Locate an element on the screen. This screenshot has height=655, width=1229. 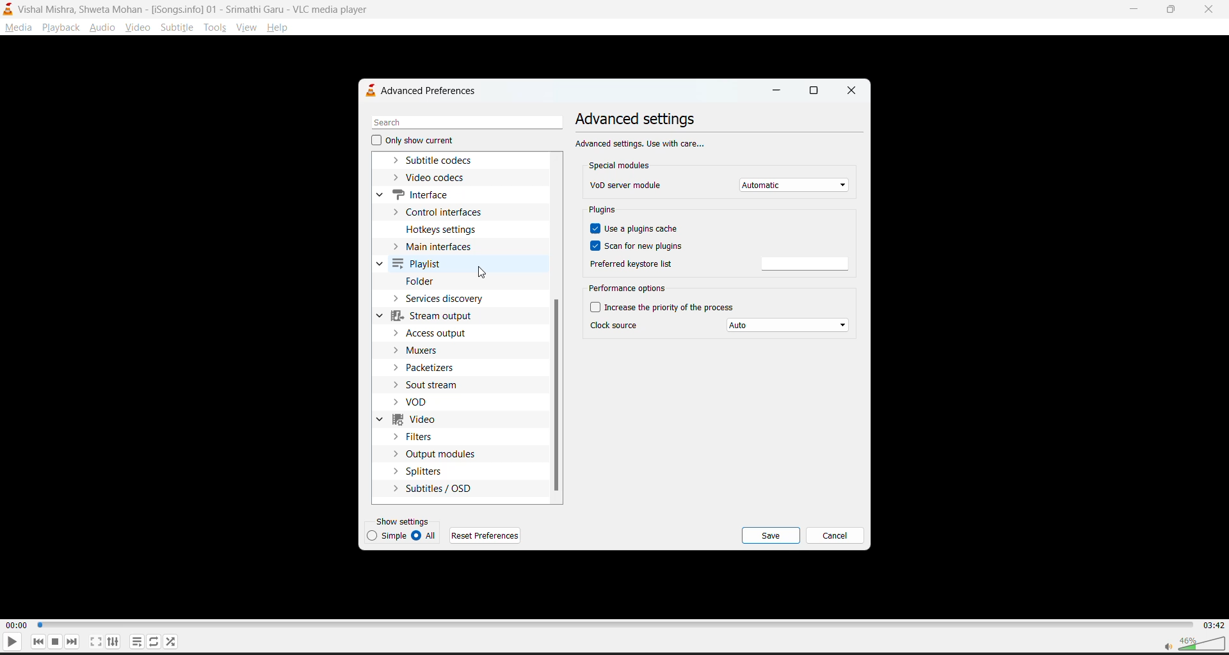
subtitles is located at coordinates (441, 489).